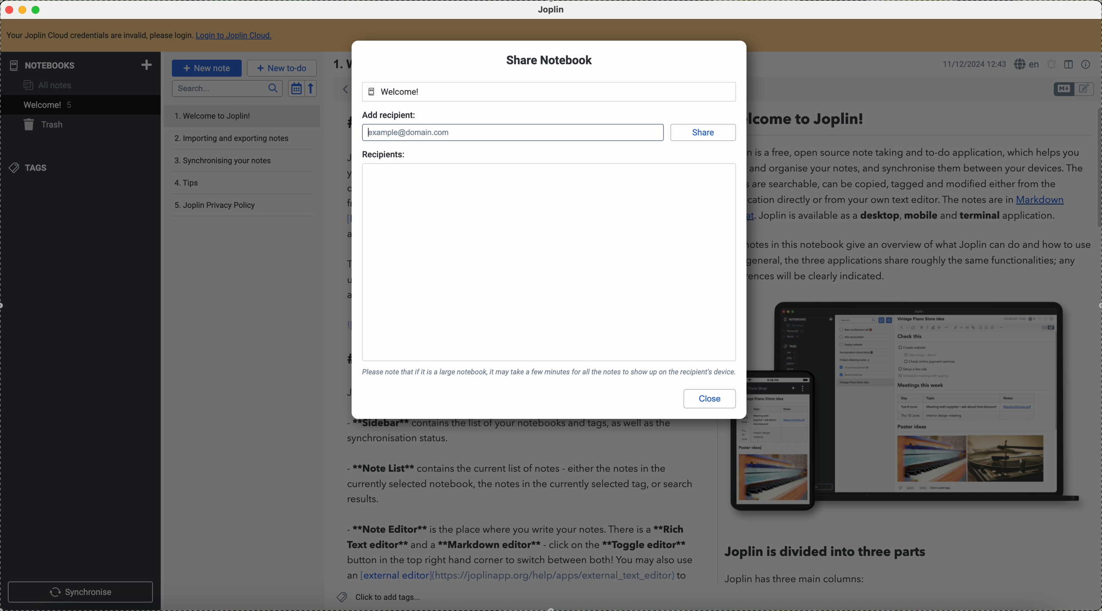 The width and height of the screenshot is (1102, 611). I want to click on tips, so click(187, 182).